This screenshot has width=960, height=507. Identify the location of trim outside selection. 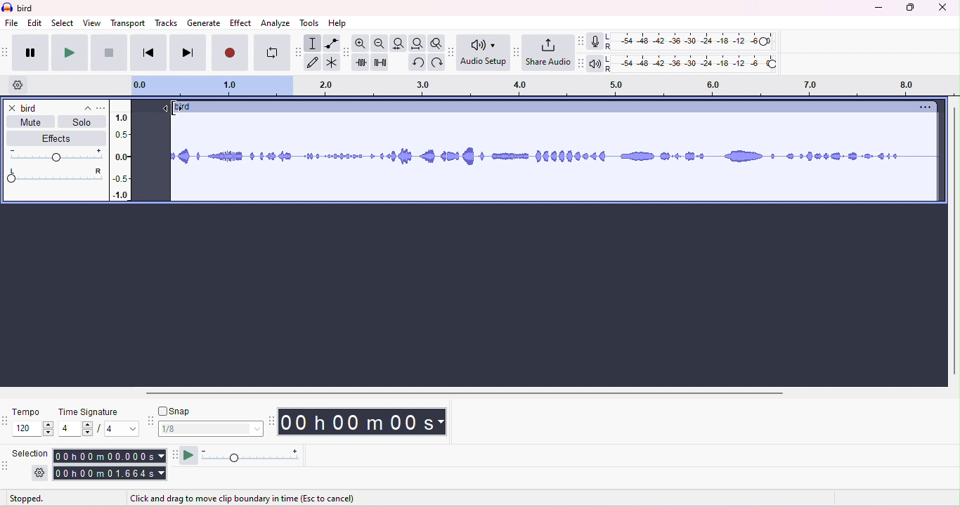
(362, 63).